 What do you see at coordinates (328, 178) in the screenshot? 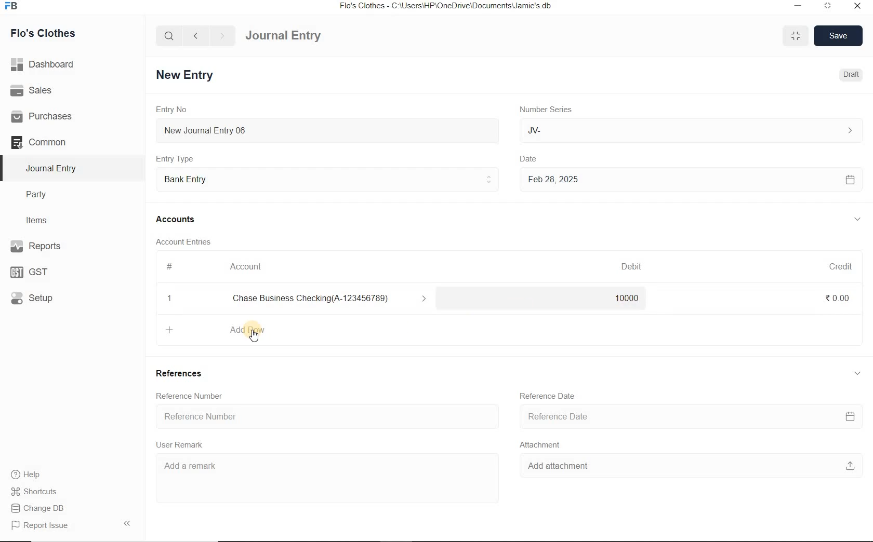
I see `Entry Type` at bounding box center [328, 178].